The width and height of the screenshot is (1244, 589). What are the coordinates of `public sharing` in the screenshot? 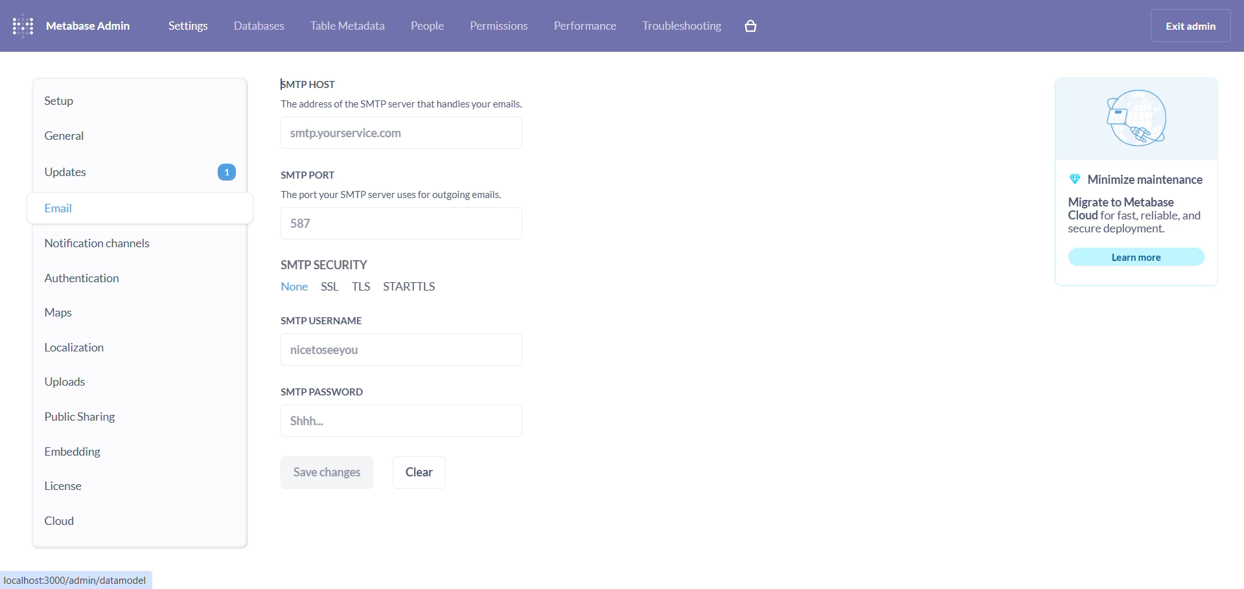 It's located at (115, 420).